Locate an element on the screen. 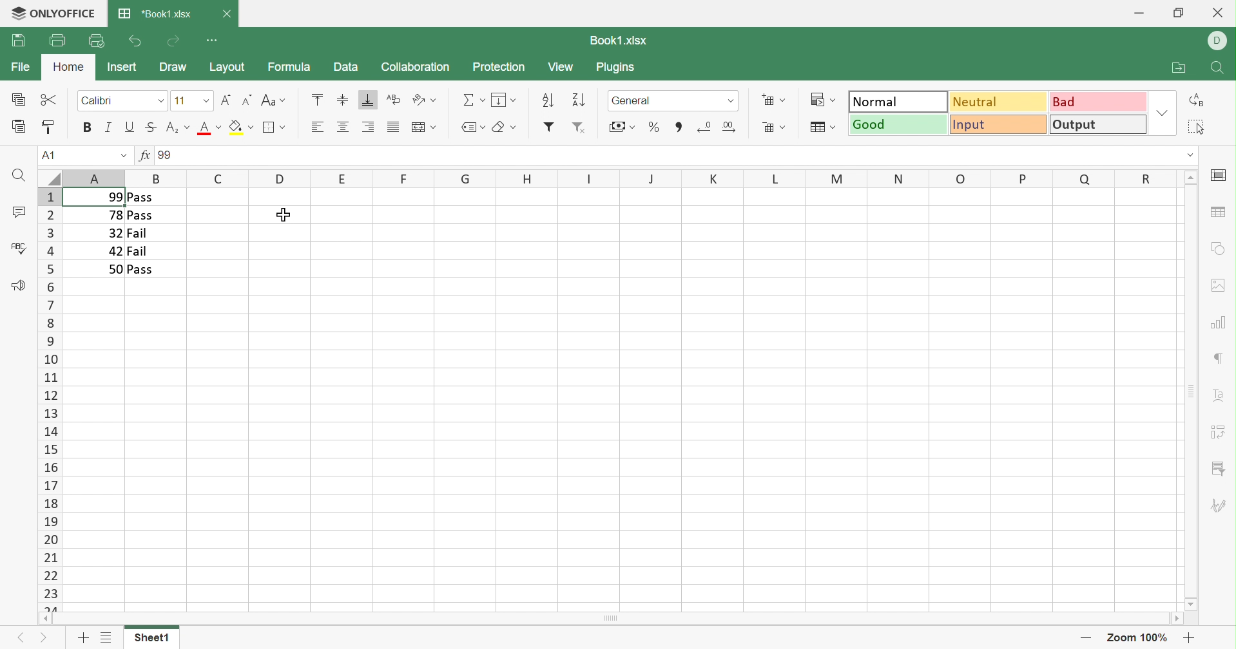 This screenshot has width=1236, height=649. Paste is located at coordinates (19, 127).